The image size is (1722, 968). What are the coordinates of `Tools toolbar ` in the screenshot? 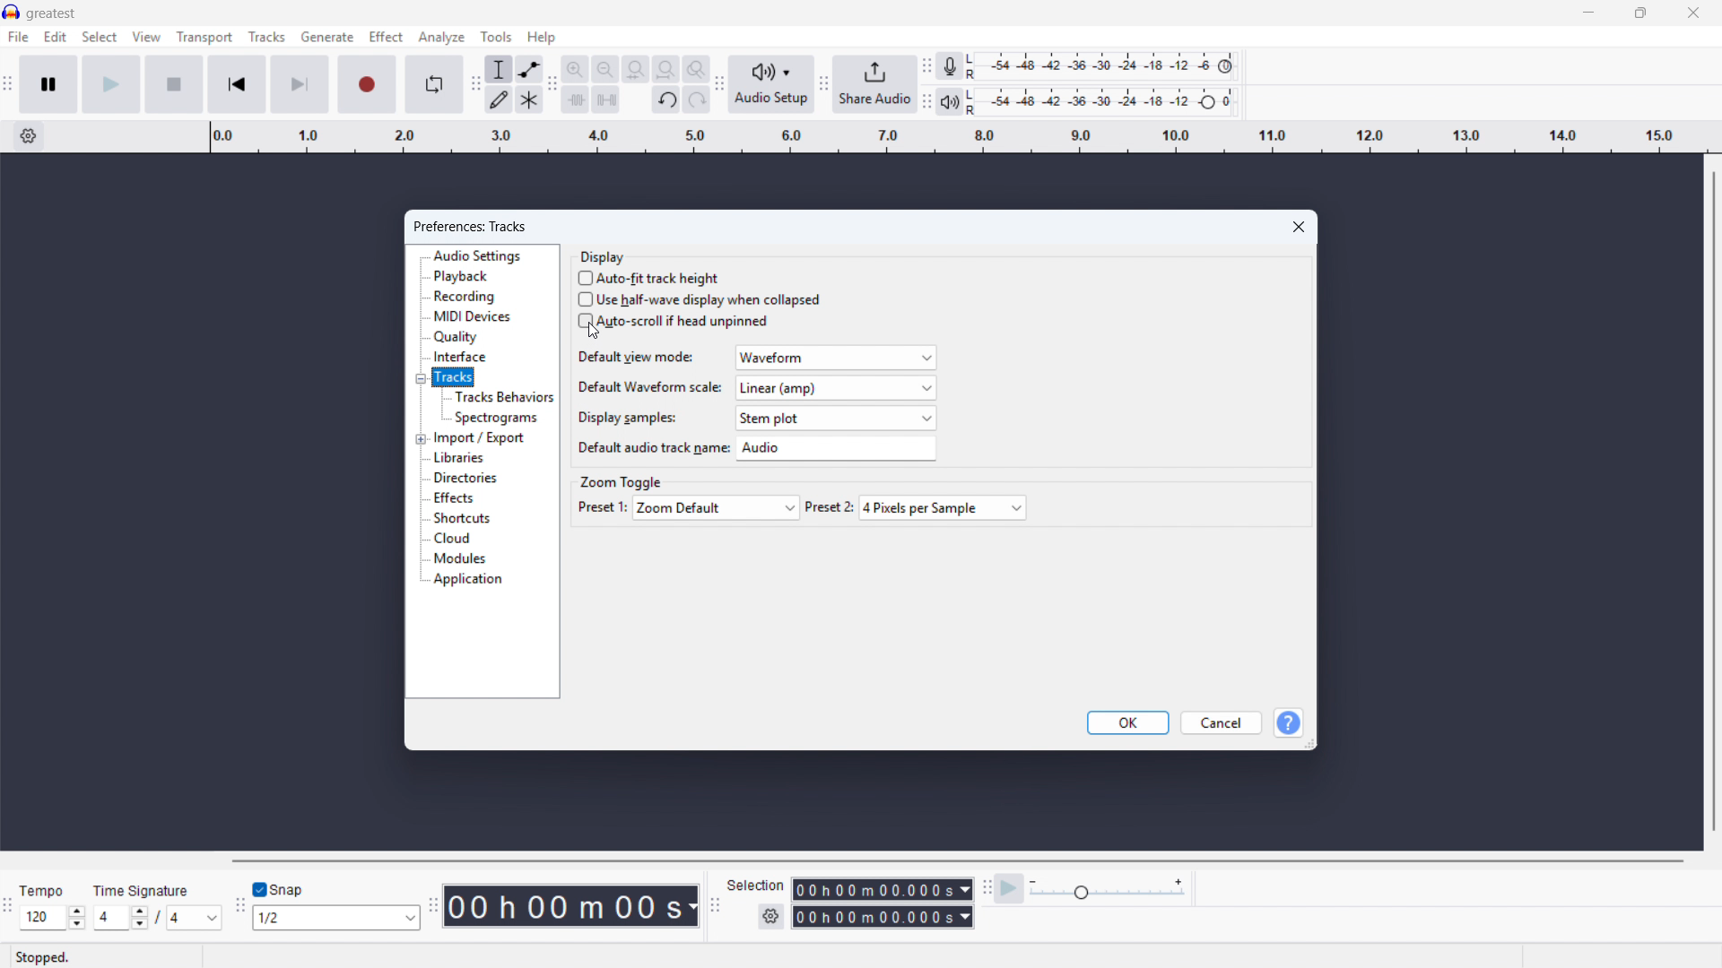 It's located at (474, 84).